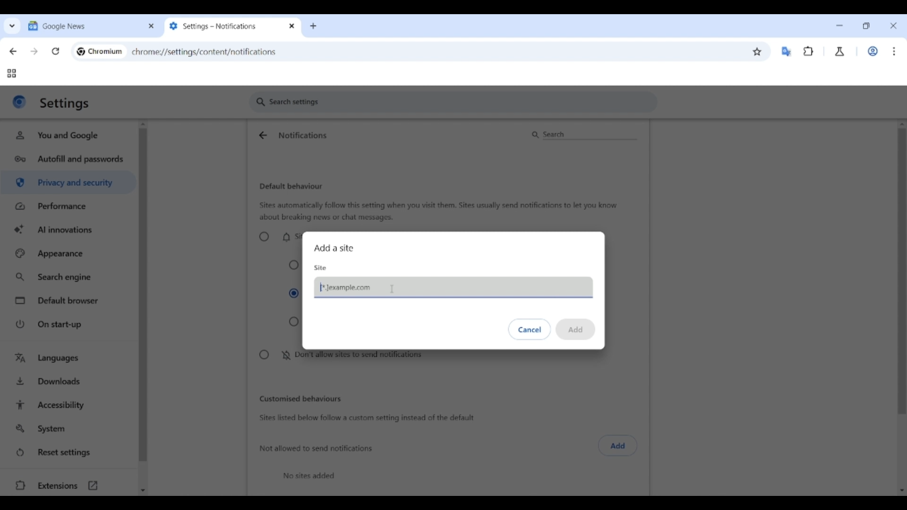  Describe the element at coordinates (453, 102) in the screenshot. I see `Search settings` at that location.